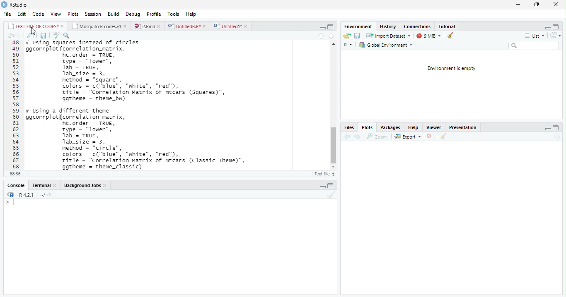 The height and width of the screenshot is (297, 566). What do you see at coordinates (429, 36) in the screenshot?
I see `9 mb` at bounding box center [429, 36].